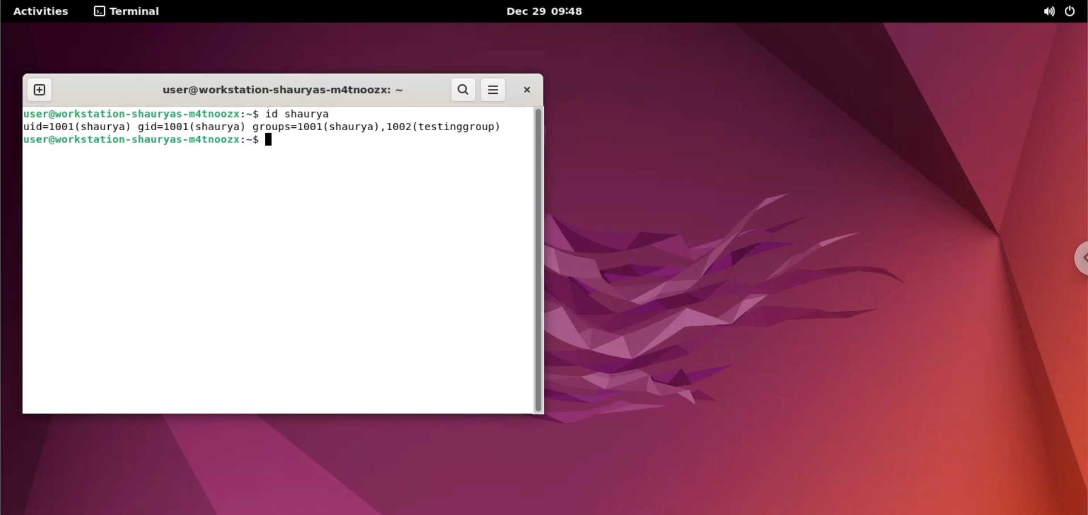 Image resolution: width=1088 pixels, height=515 pixels. Describe the element at coordinates (557, 11) in the screenshot. I see `Dec 29 09:48` at that location.